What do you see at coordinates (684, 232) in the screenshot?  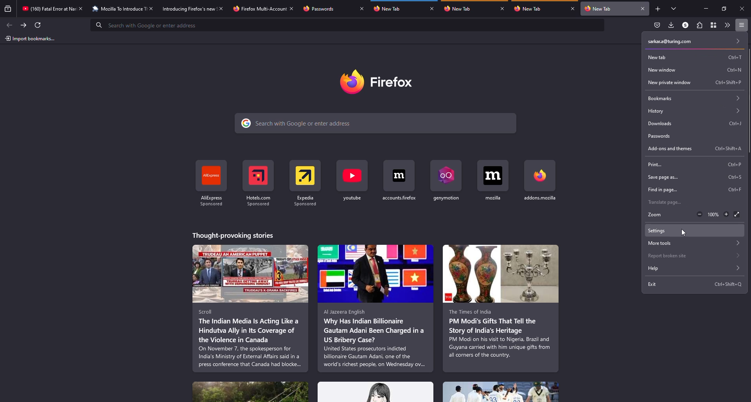 I see `cursor` at bounding box center [684, 232].